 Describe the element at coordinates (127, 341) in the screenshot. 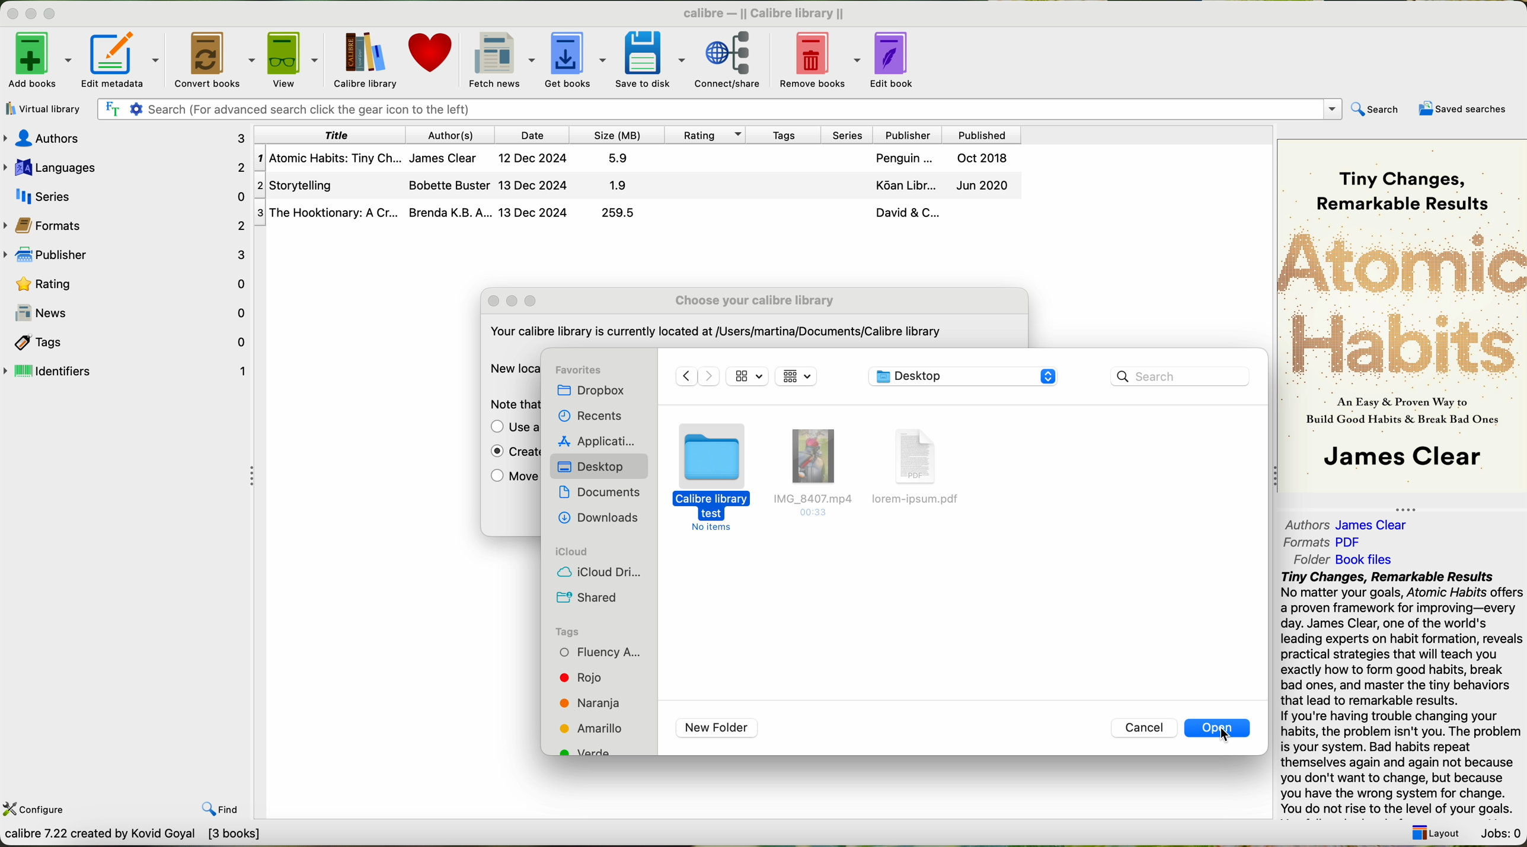

I see `tags` at that location.